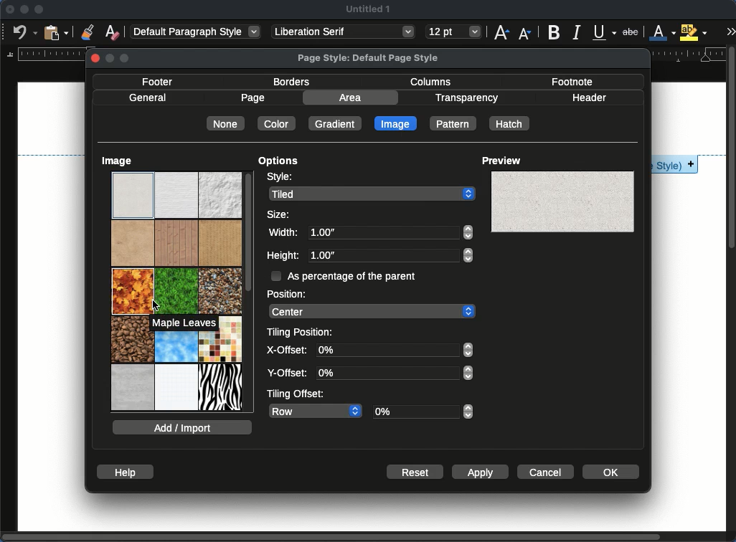 Image resolution: width=736 pixels, height=542 pixels. I want to click on 0%, so click(395, 350).